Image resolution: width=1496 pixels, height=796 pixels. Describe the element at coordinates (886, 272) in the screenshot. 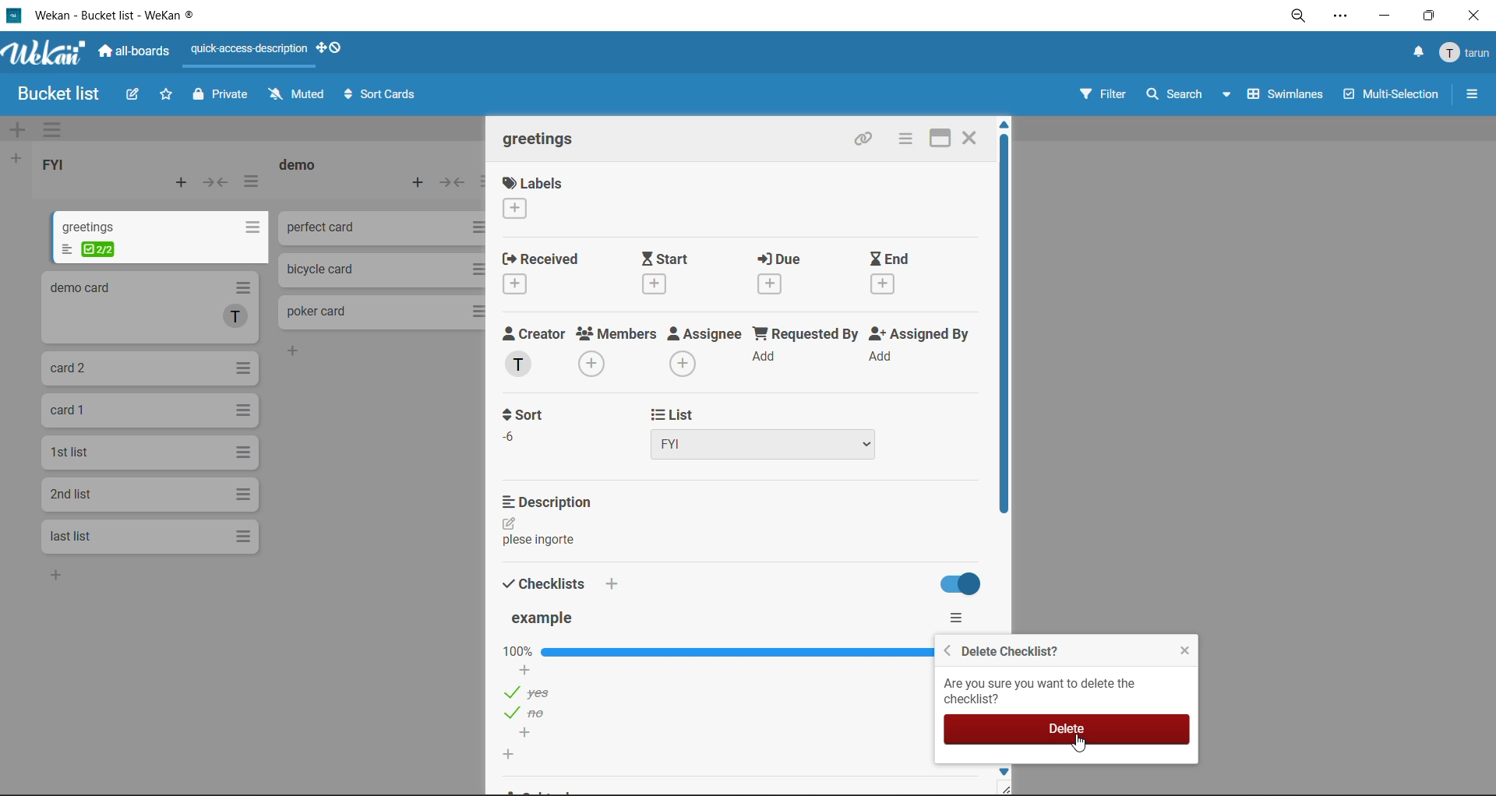

I see `end` at that location.